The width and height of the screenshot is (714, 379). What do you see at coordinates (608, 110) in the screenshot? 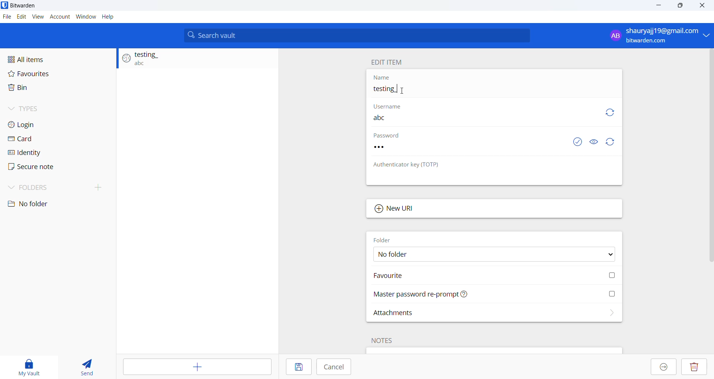
I see `Refresh` at bounding box center [608, 110].